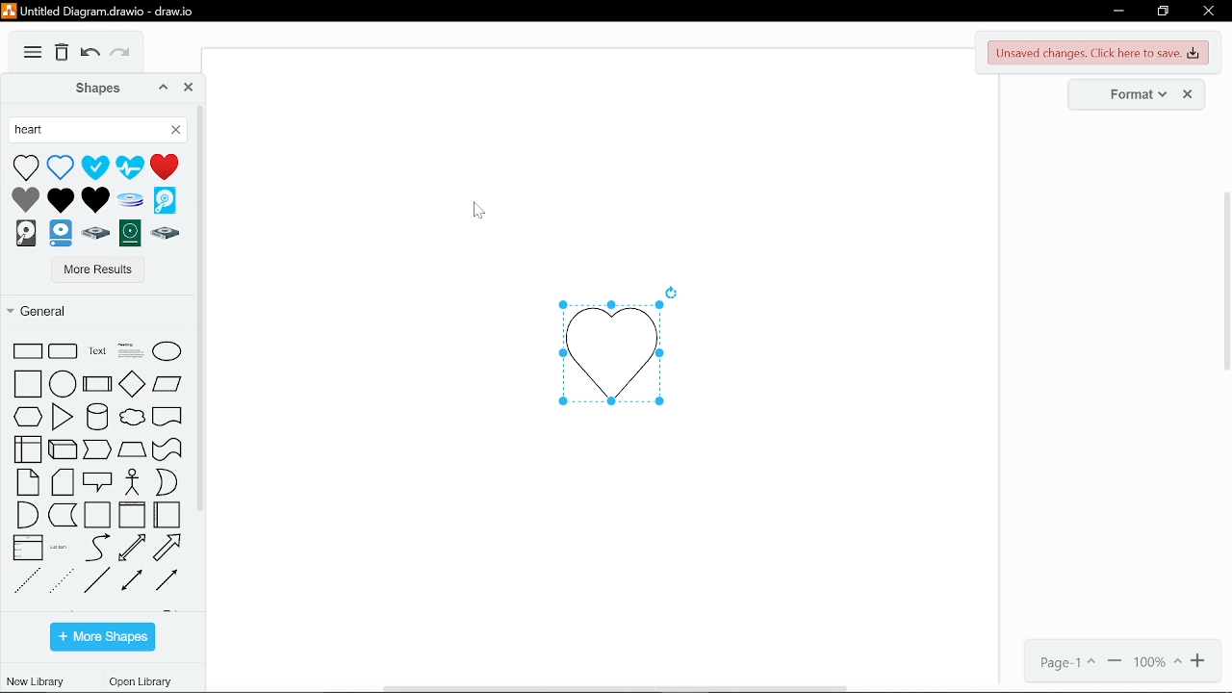 Image resolution: width=1232 pixels, height=693 pixels. I want to click on square, so click(26, 384).